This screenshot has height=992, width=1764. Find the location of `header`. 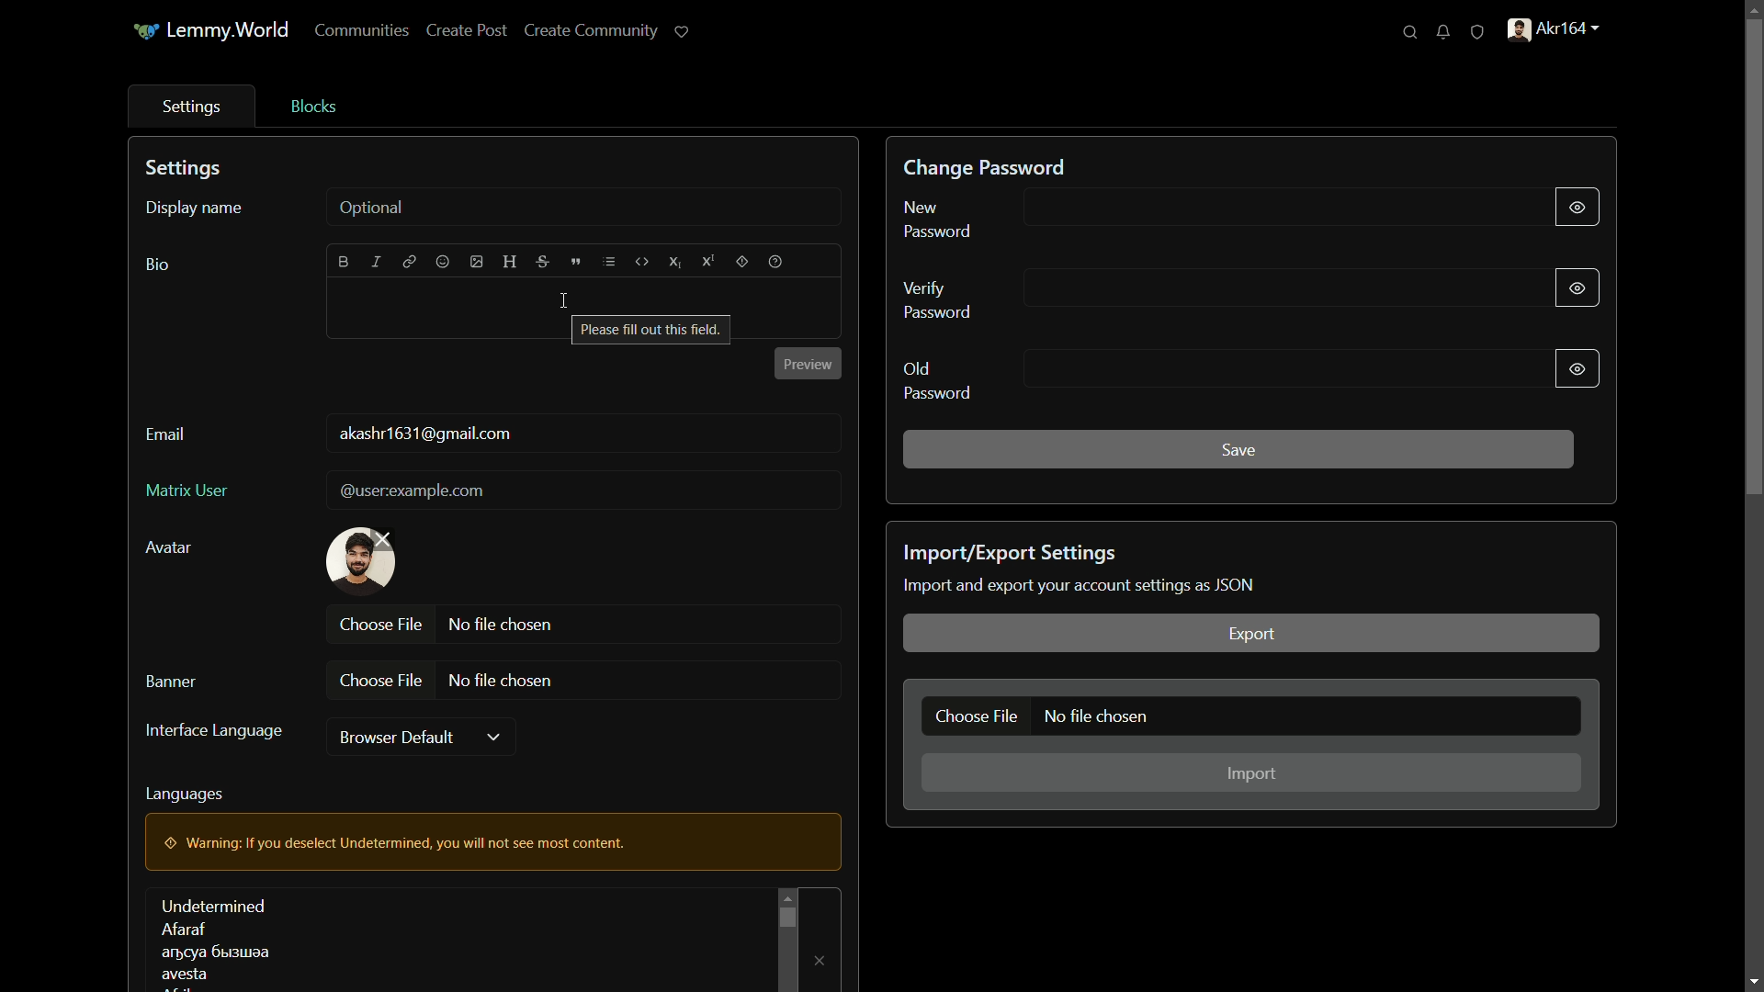

header is located at coordinates (509, 261).